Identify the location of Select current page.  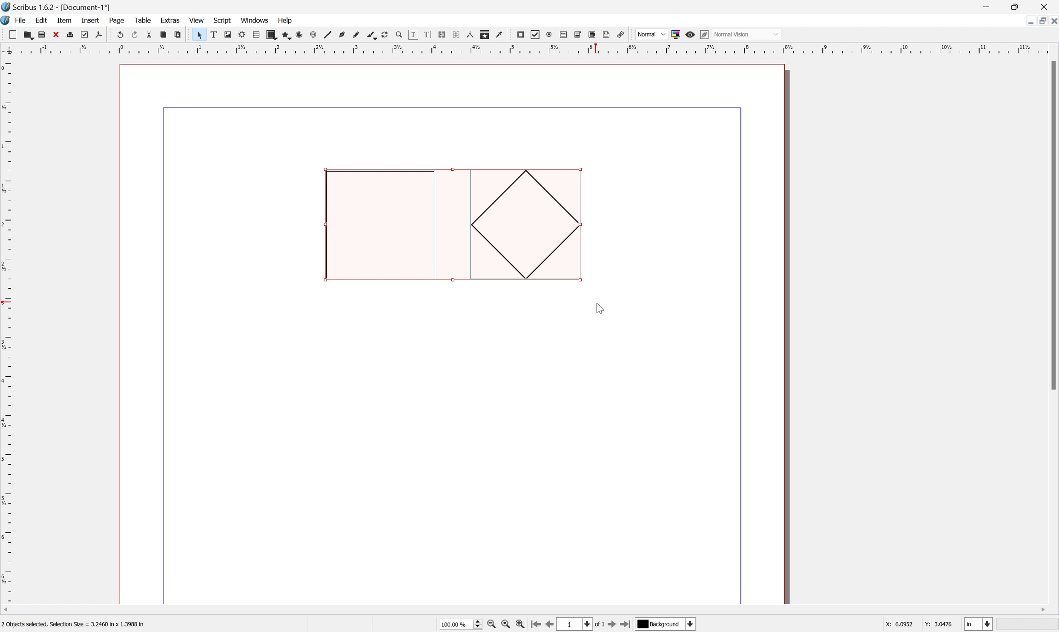
(580, 625).